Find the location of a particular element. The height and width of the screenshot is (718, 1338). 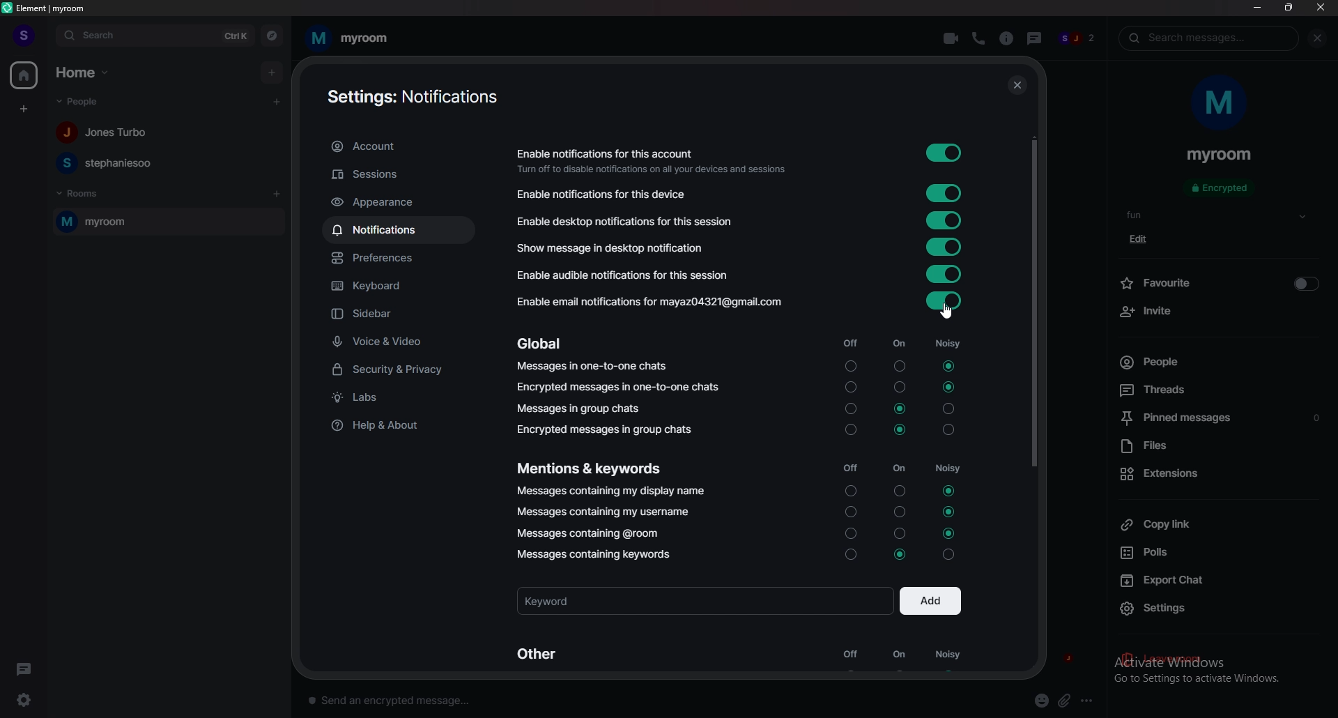

minimize is located at coordinates (1257, 7).